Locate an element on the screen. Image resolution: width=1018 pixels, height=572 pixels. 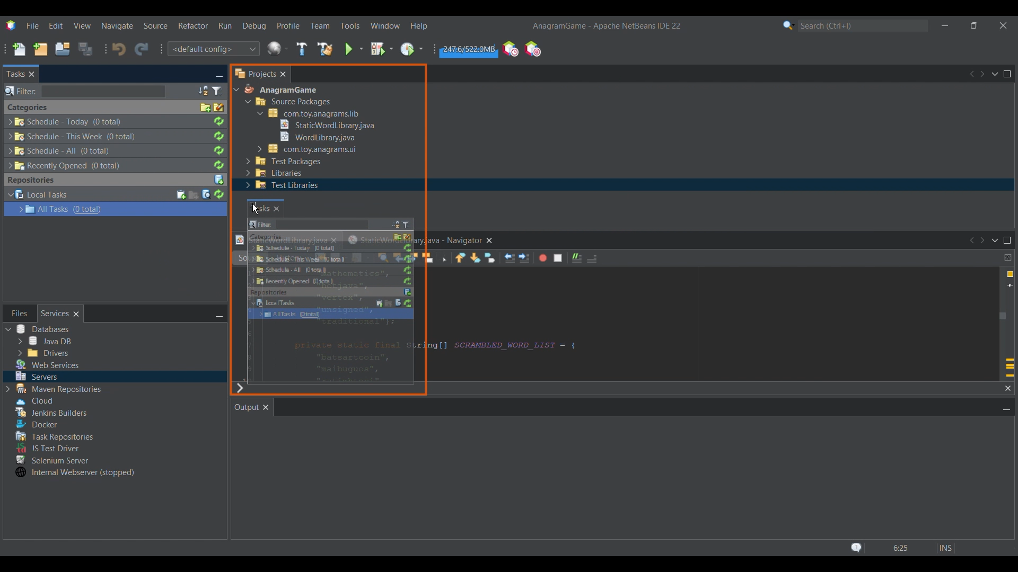
 is located at coordinates (279, 186).